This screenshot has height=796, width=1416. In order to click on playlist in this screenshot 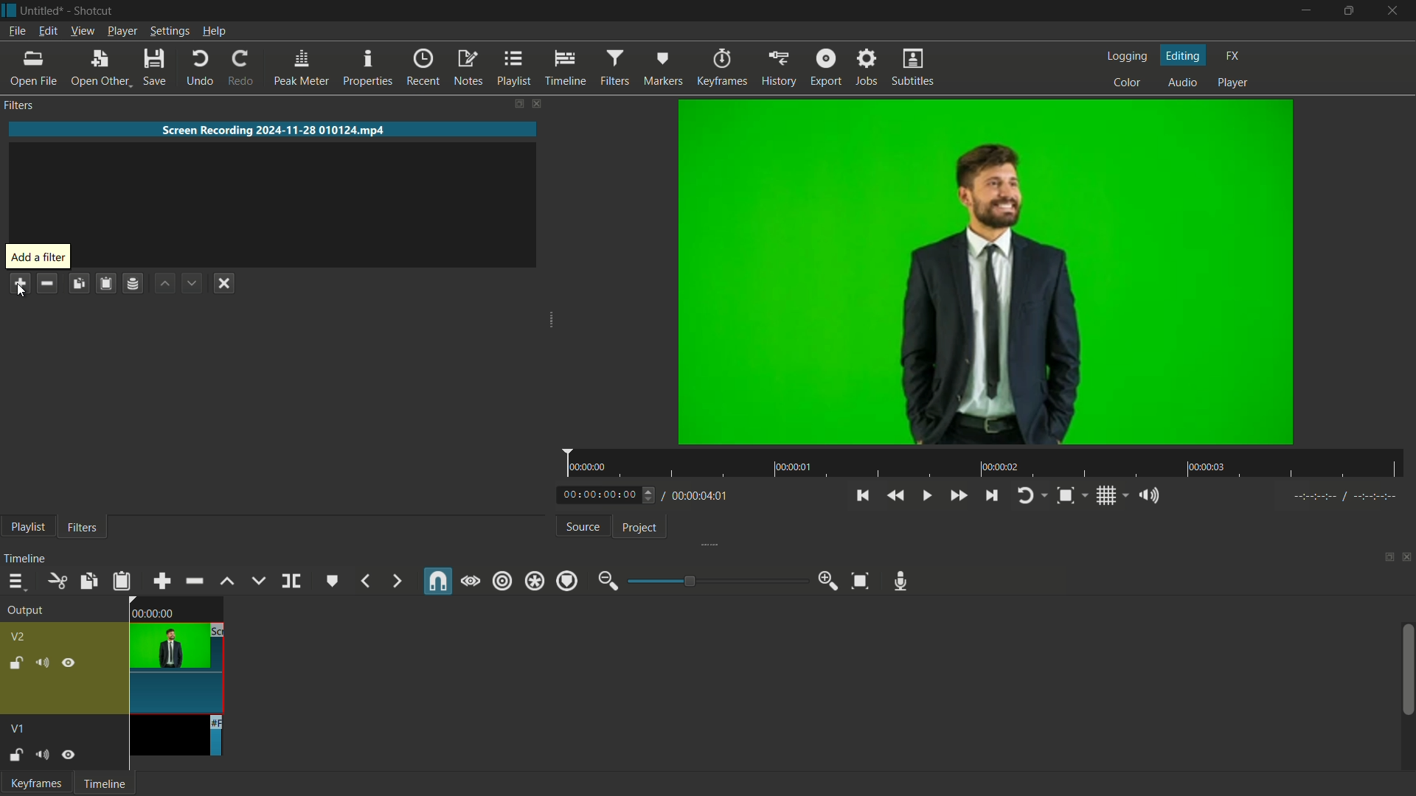, I will do `click(513, 69)`.